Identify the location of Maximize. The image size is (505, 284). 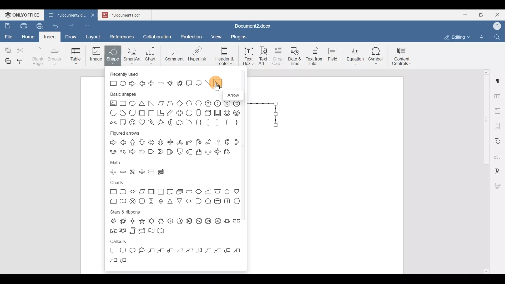
(481, 15).